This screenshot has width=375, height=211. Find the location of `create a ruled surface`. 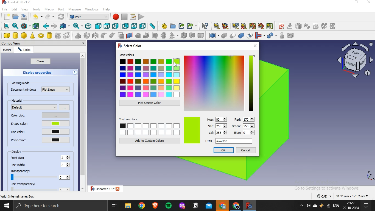

create a ruled surface is located at coordinates (129, 35).